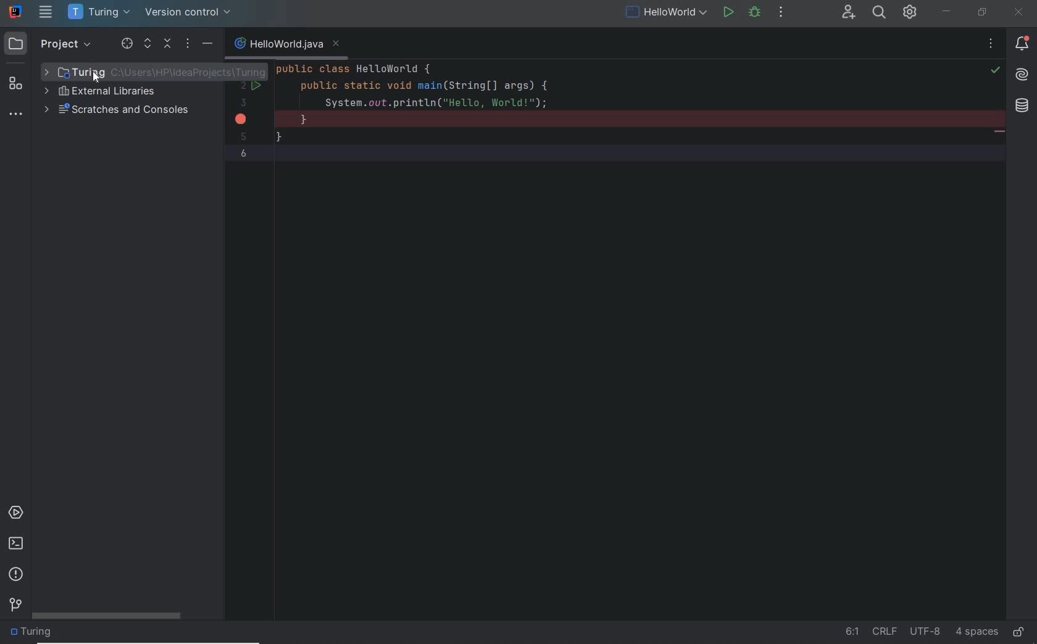 The height and width of the screenshot is (644, 1037). What do you see at coordinates (46, 13) in the screenshot?
I see `main menu` at bounding box center [46, 13].